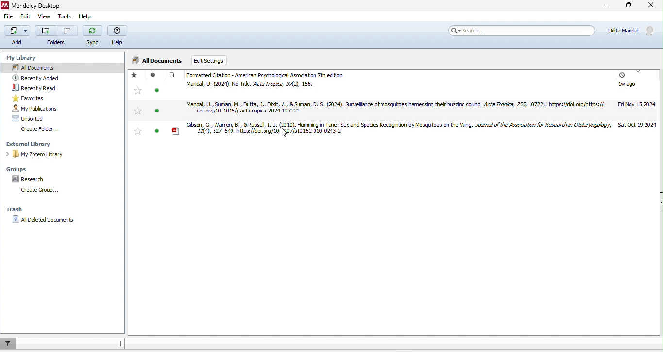 The height and width of the screenshot is (352, 663). What do you see at coordinates (42, 191) in the screenshot?
I see `create group` at bounding box center [42, 191].